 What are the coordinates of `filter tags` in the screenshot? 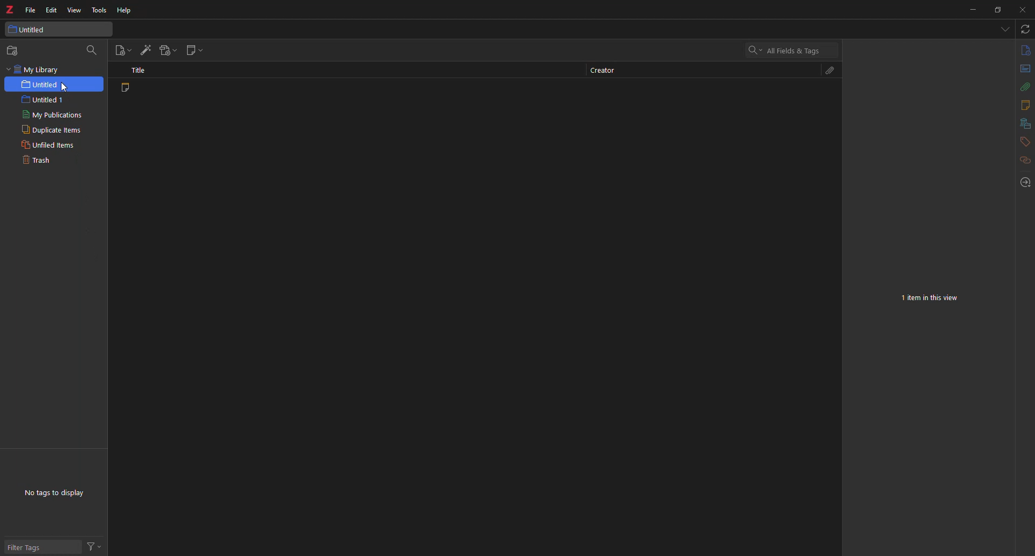 It's located at (29, 543).